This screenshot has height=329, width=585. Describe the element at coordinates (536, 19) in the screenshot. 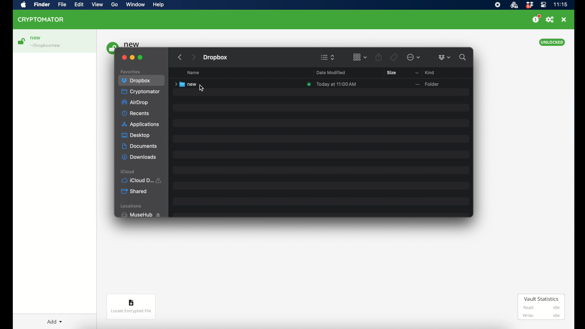

I see `support us` at that location.